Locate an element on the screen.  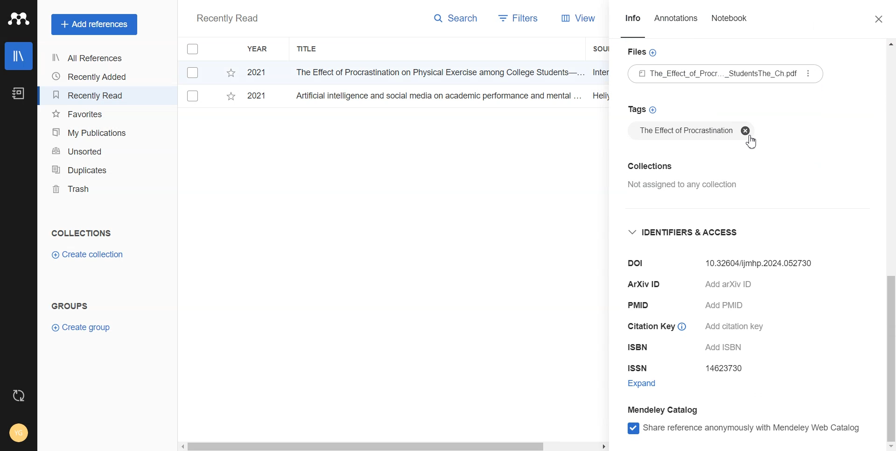
Collections is located at coordinates (81, 233).